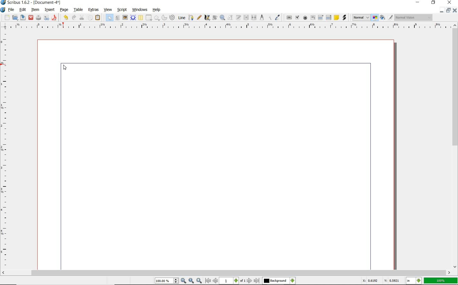 The height and width of the screenshot is (285, 458). What do you see at coordinates (215, 18) in the screenshot?
I see `rotate item` at bounding box center [215, 18].